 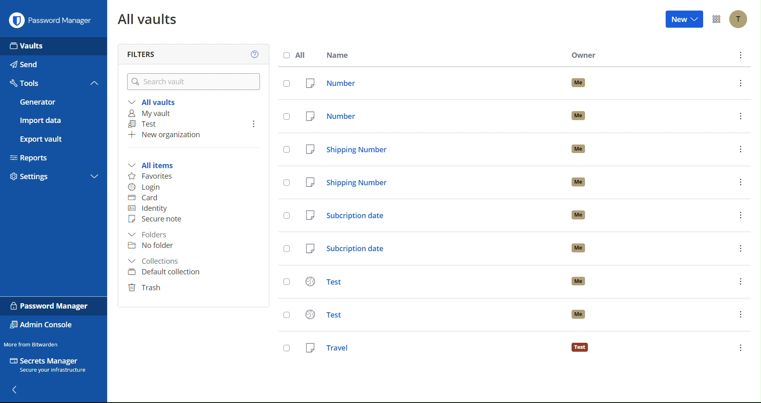 What do you see at coordinates (15, 391) in the screenshot?
I see `back` at bounding box center [15, 391].